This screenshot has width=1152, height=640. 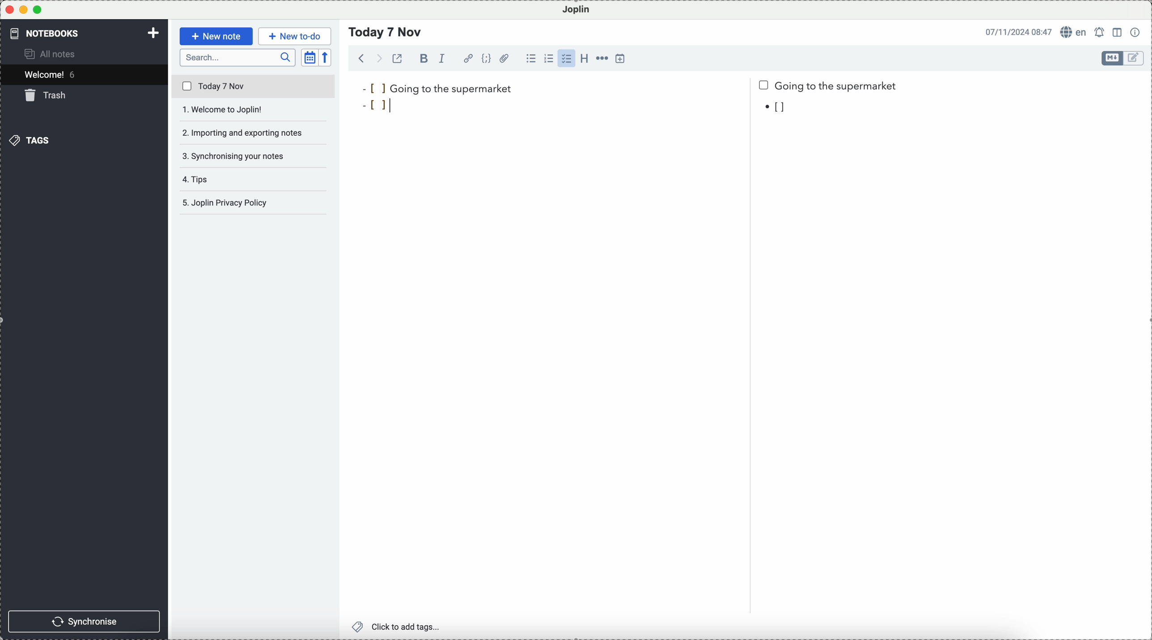 What do you see at coordinates (505, 58) in the screenshot?
I see `attach file` at bounding box center [505, 58].